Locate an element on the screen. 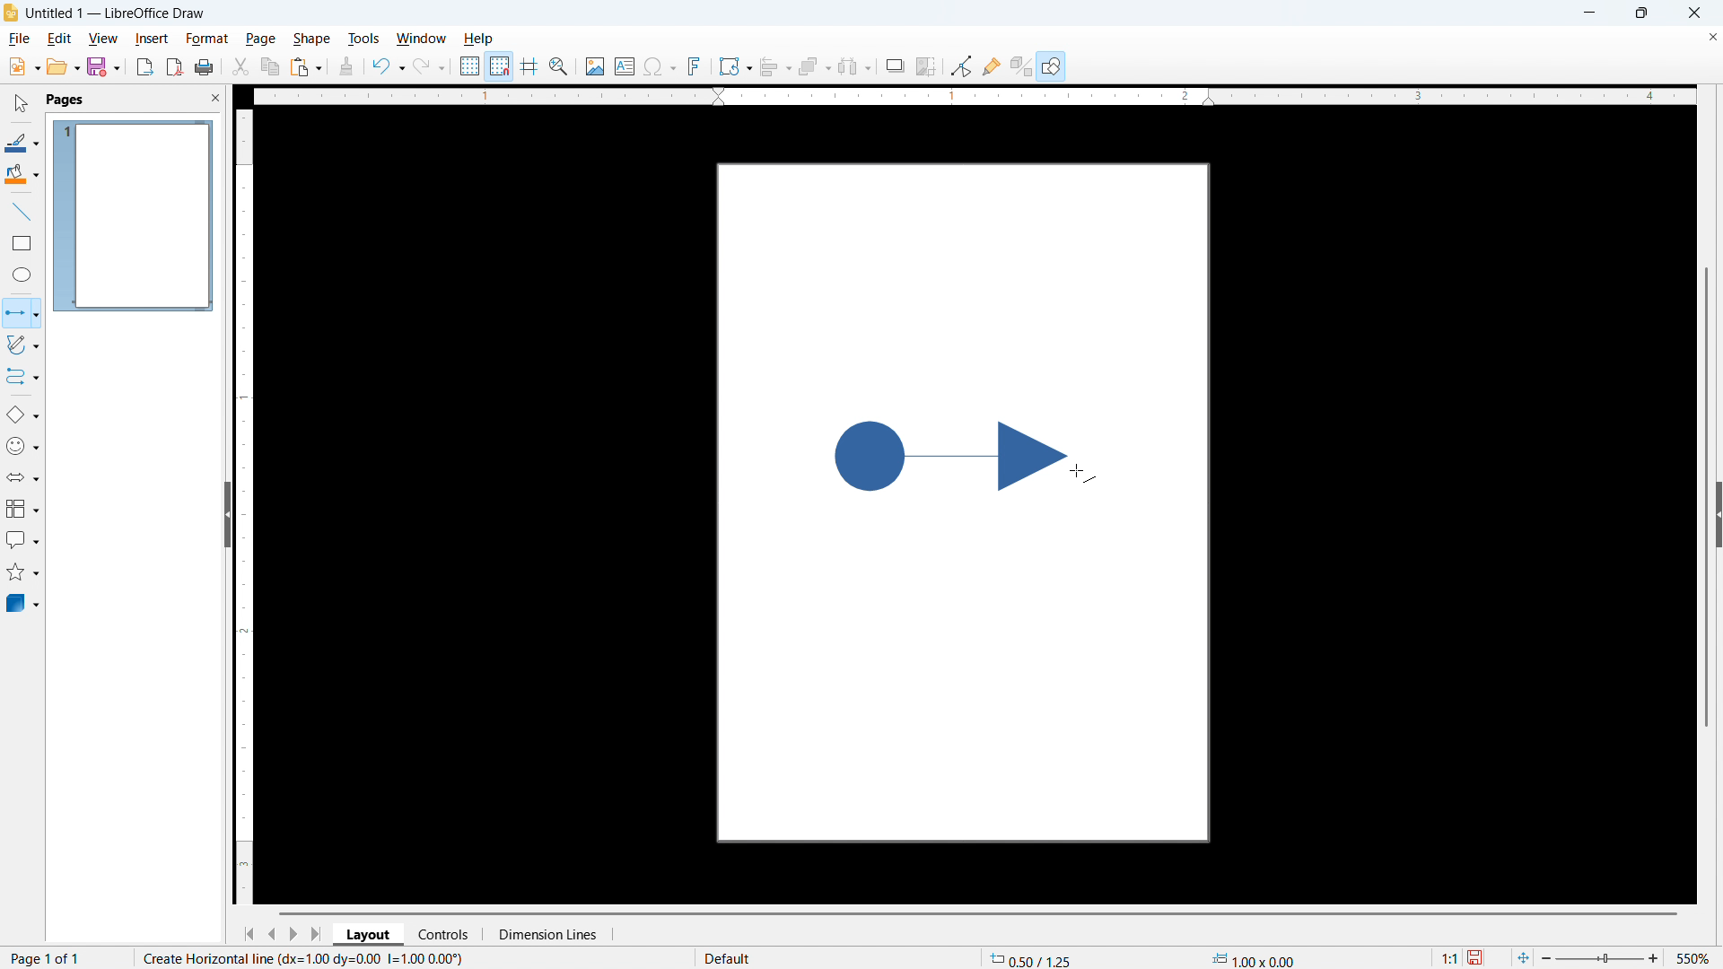 The image size is (1723, 969). Flow chart  is located at coordinates (22, 509).